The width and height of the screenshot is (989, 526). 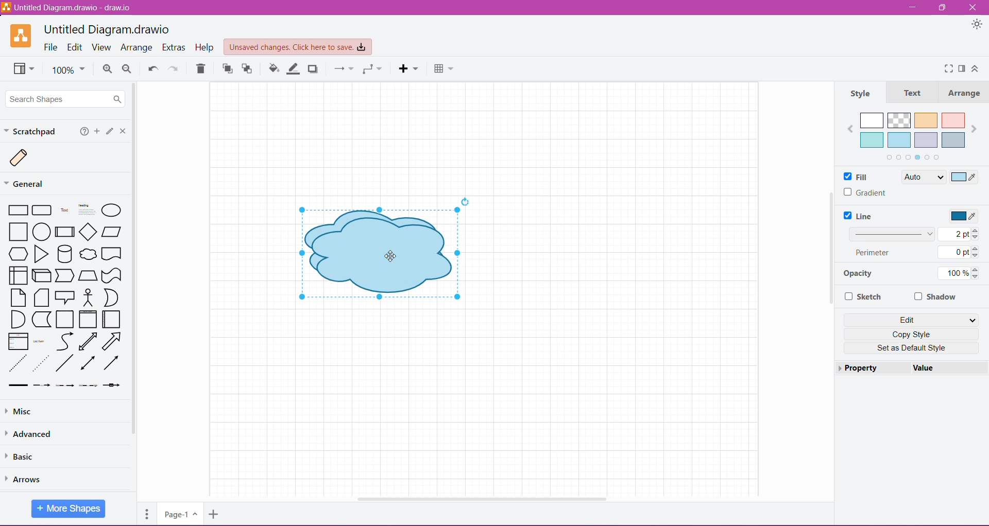 What do you see at coordinates (974, 7) in the screenshot?
I see `Close` at bounding box center [974, 7].